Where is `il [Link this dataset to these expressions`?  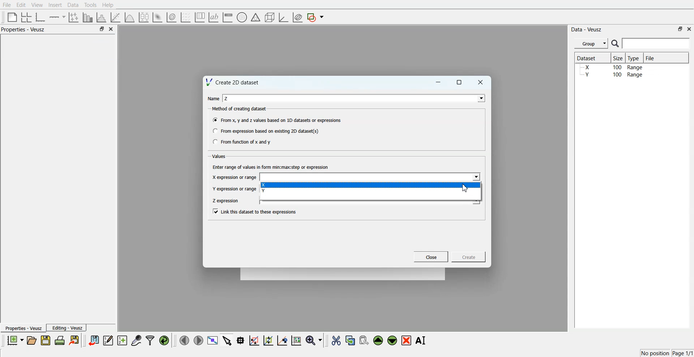
il [Link this dataset to these expressions is located at coordinates (255, 211).